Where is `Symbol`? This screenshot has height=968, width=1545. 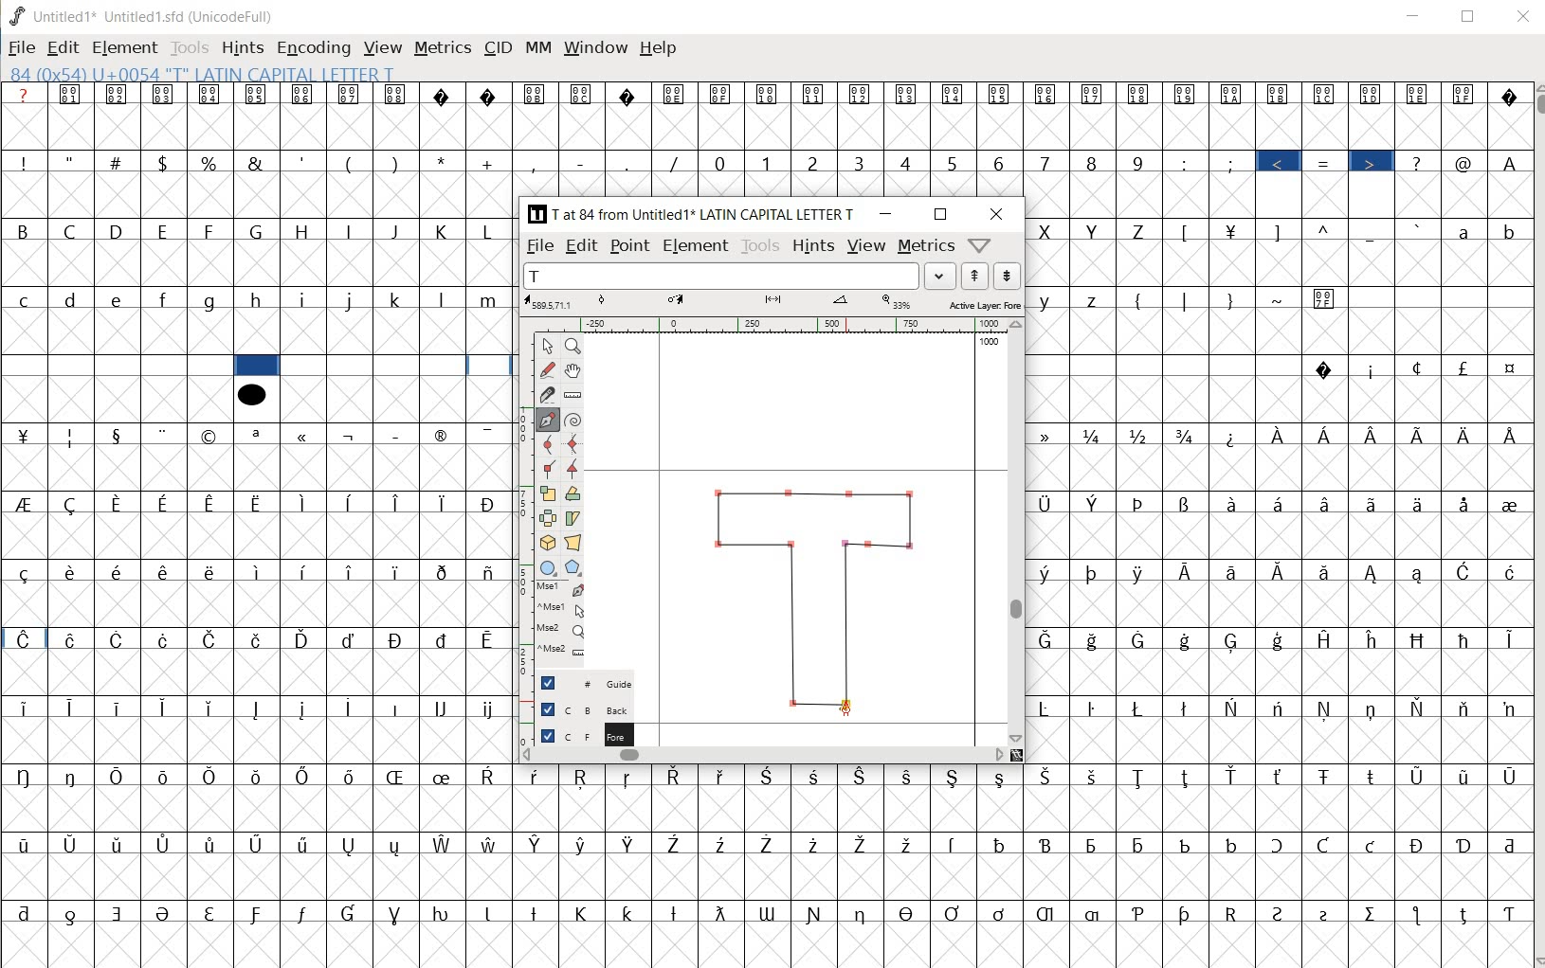
Symbol is located at coordinates (395, 776).